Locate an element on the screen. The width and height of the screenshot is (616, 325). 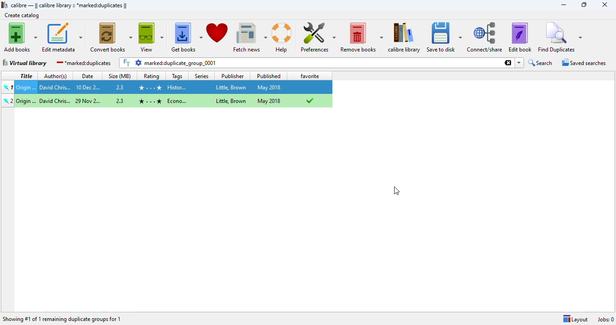
fetch news is located at coordinates (251, 37).